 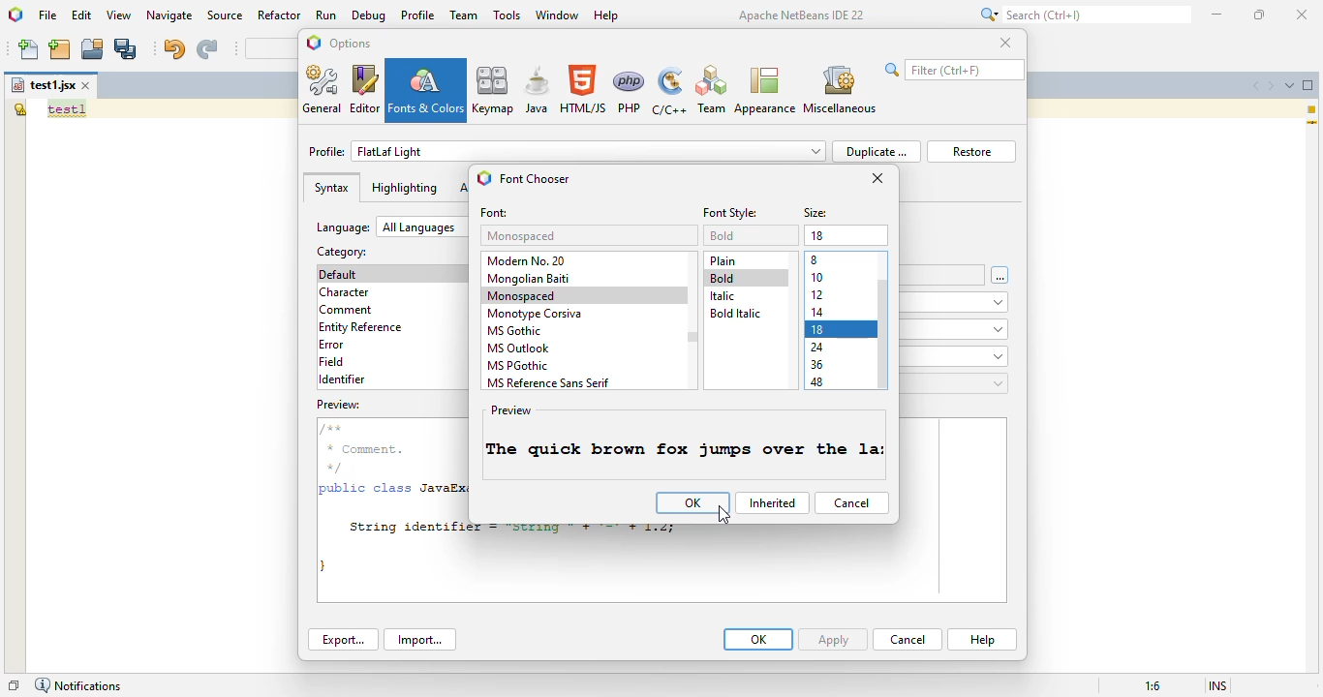 I want to click on MS gothic, so click(x=516, y=330).